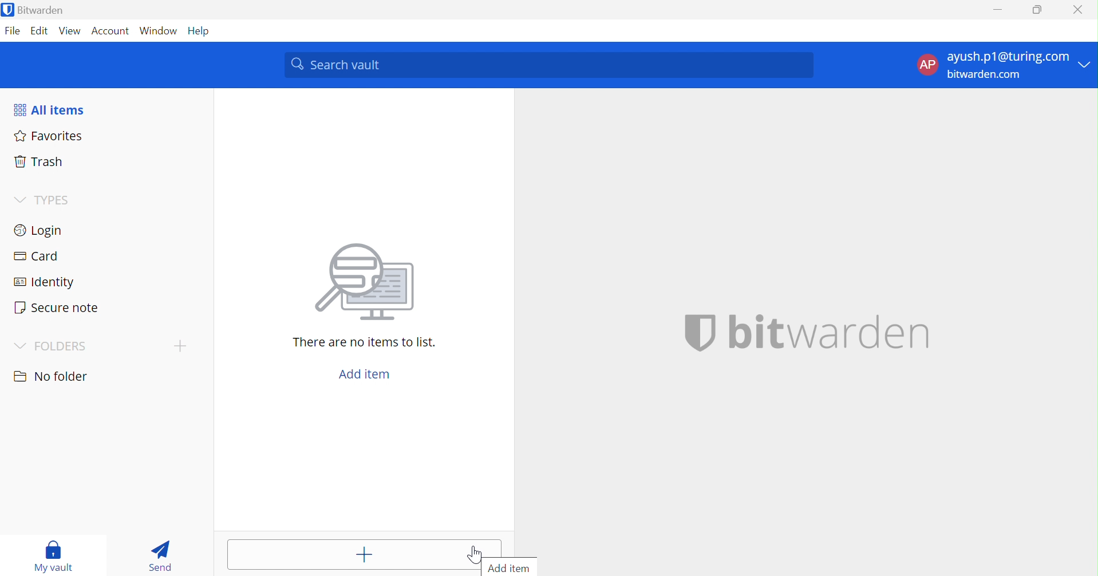  Describe the element at coordinates (58, 306) in the screenshot. I see `Secure note` at that location.